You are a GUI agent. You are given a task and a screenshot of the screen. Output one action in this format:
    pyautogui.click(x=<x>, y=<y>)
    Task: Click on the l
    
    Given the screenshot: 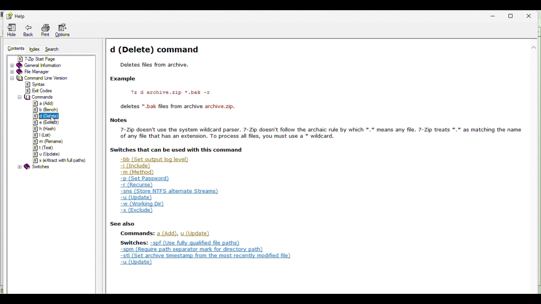 What is the action you would take?
    pyautogui.click(x=44, y=136)
    